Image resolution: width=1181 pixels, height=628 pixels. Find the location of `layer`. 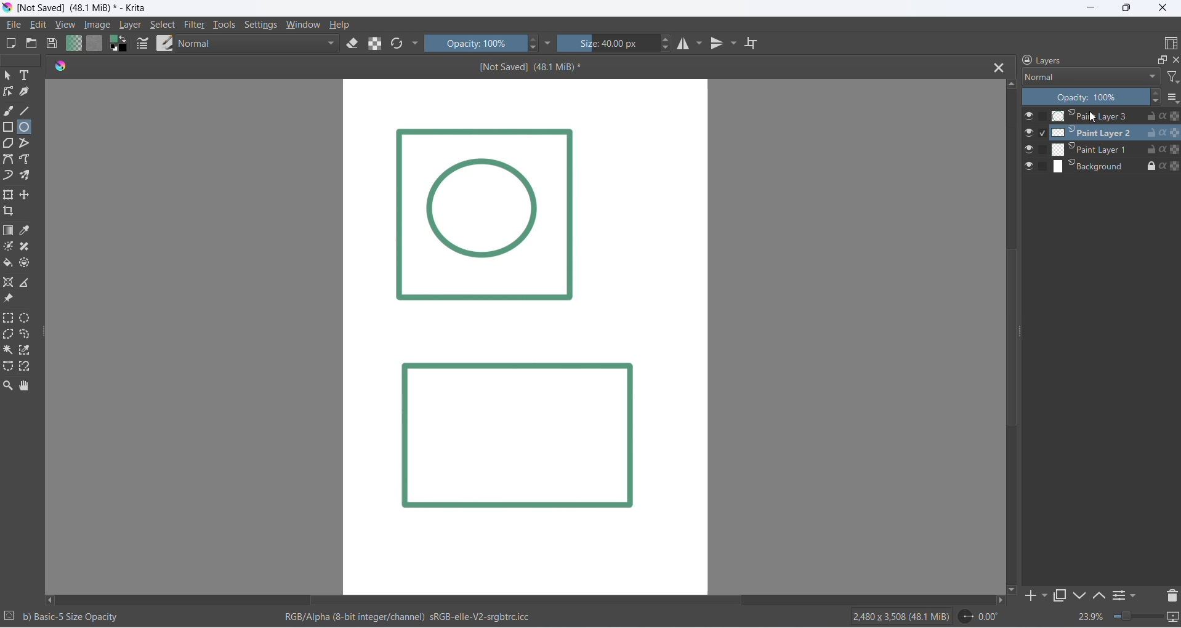

layer is located at coordinates (135, 26).